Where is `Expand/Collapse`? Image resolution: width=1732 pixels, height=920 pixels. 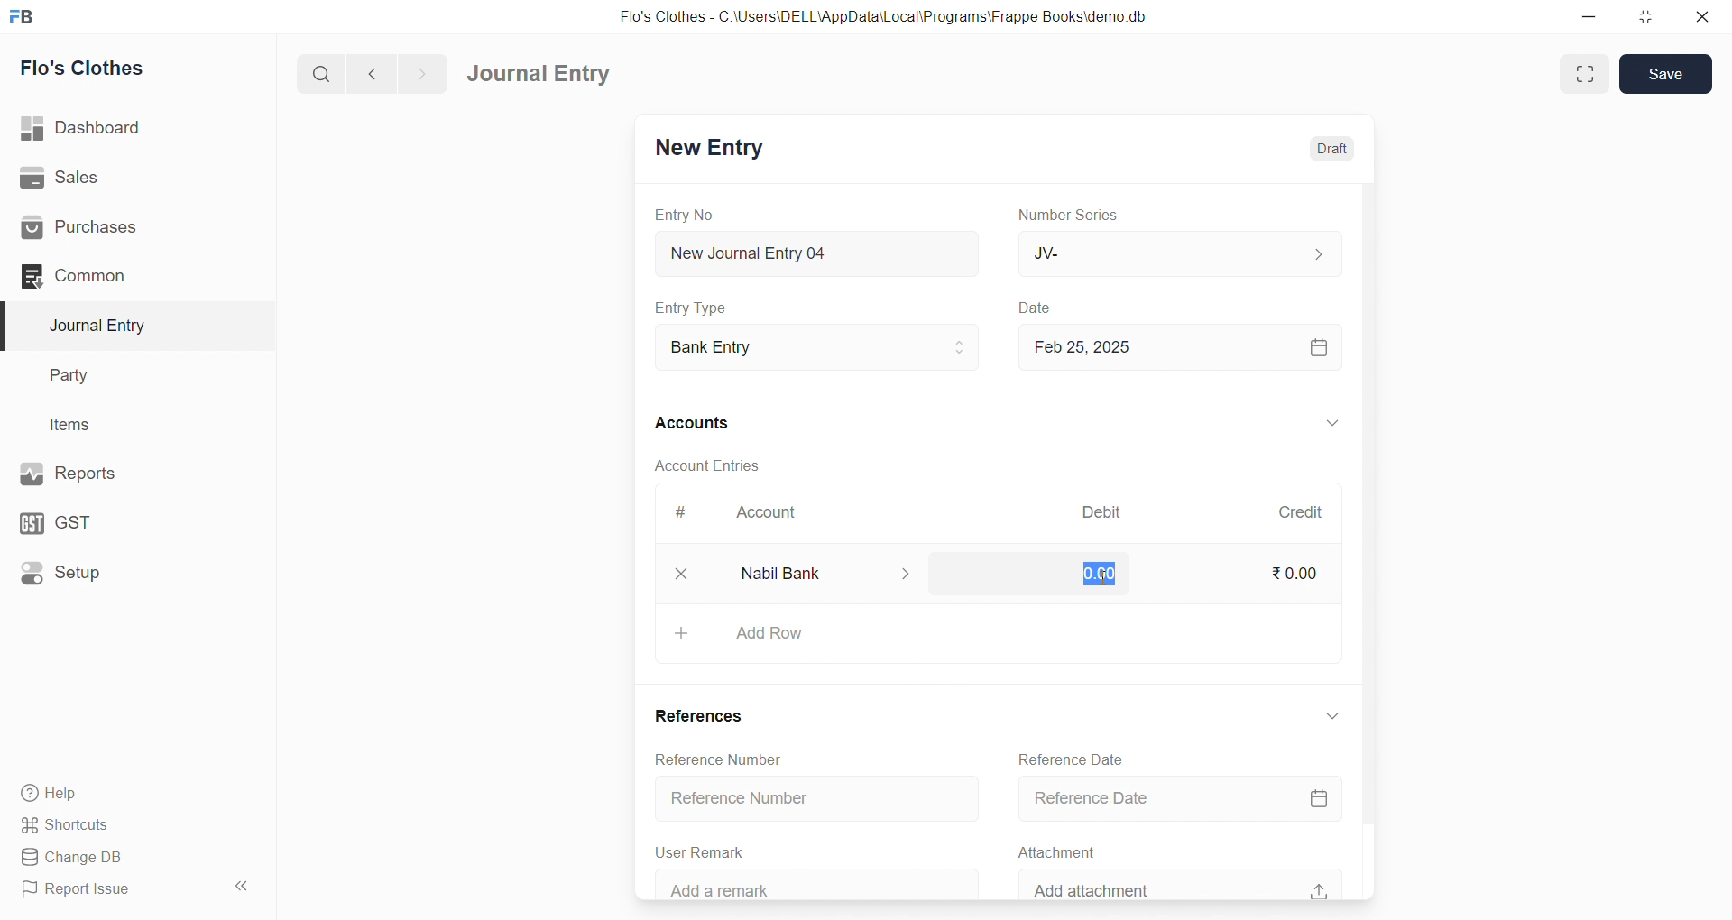 Expand/Collapse is located at coordinates (1320, 425).